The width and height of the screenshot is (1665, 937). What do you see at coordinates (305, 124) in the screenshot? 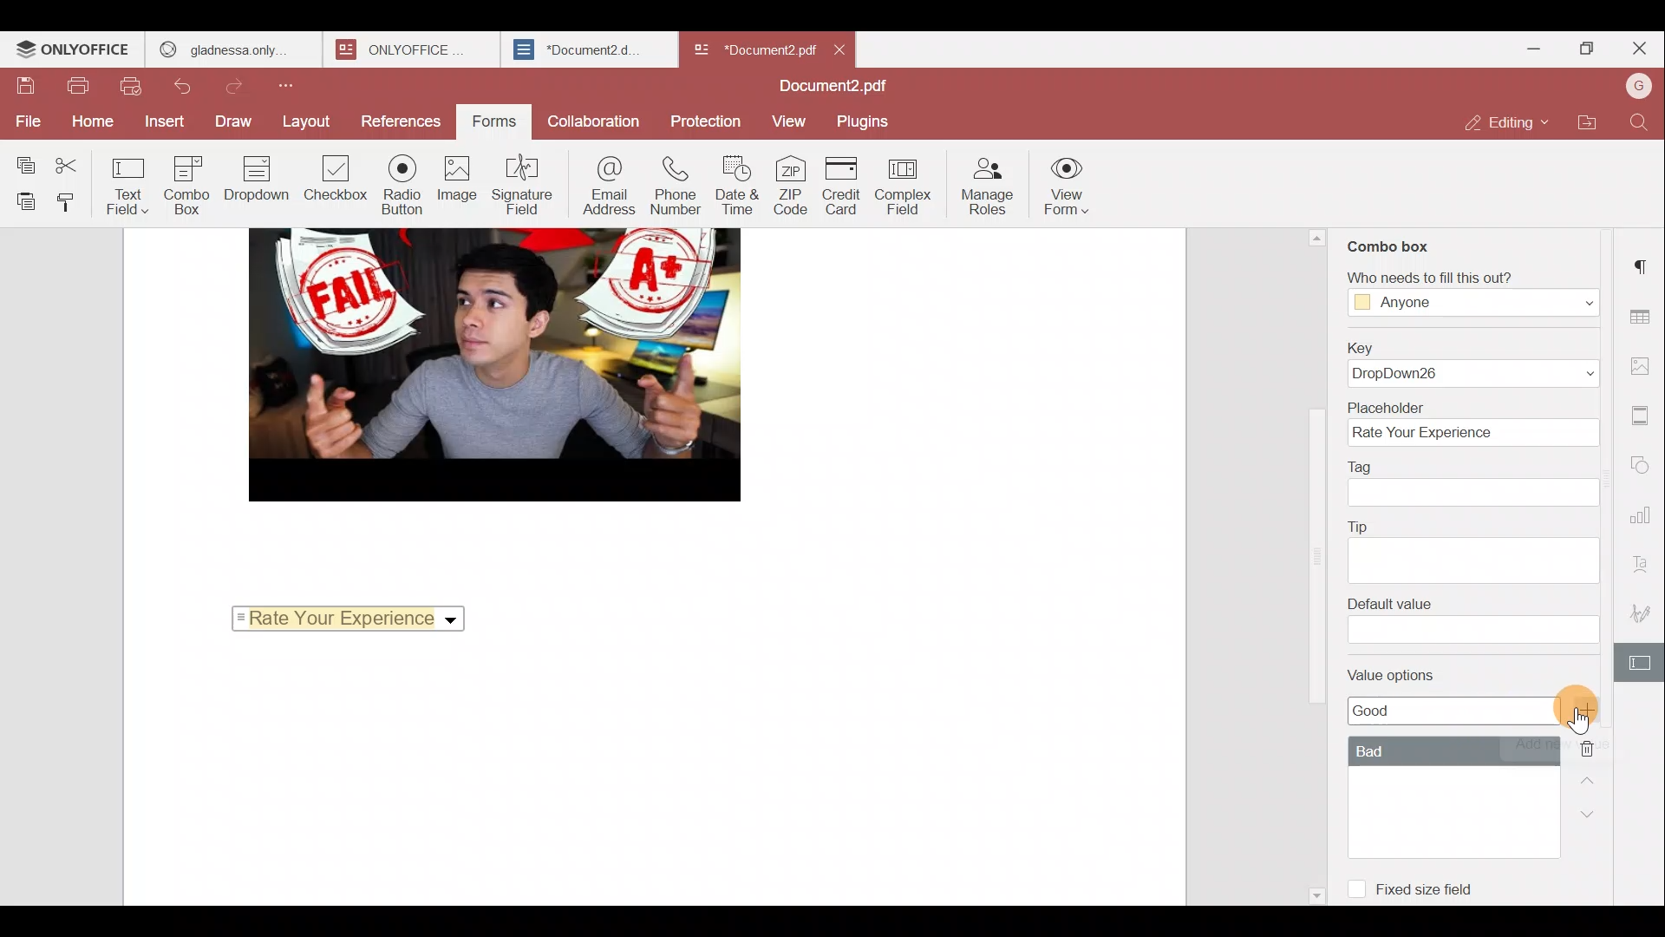
I see `Layout` at bounding box center [305, 124].